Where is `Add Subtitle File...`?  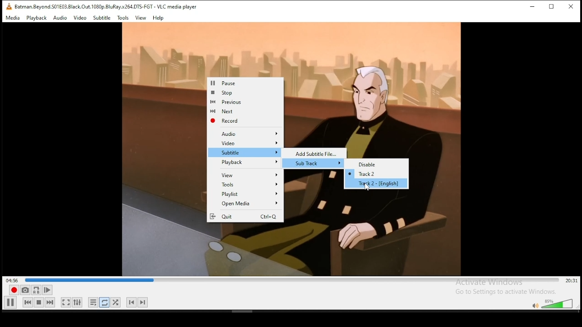 Add Subtitle File... is located at coordinates (317, 153).